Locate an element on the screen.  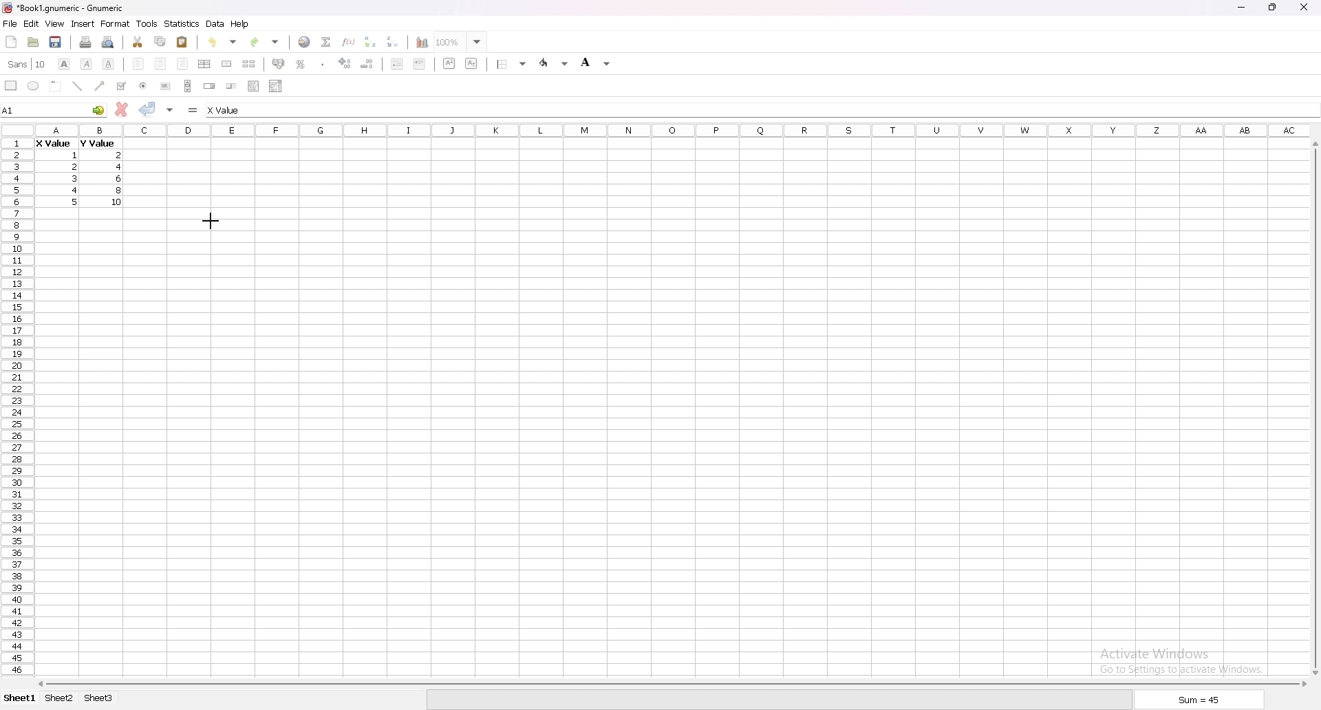
decrease indent is located at coordinates (398, 63).